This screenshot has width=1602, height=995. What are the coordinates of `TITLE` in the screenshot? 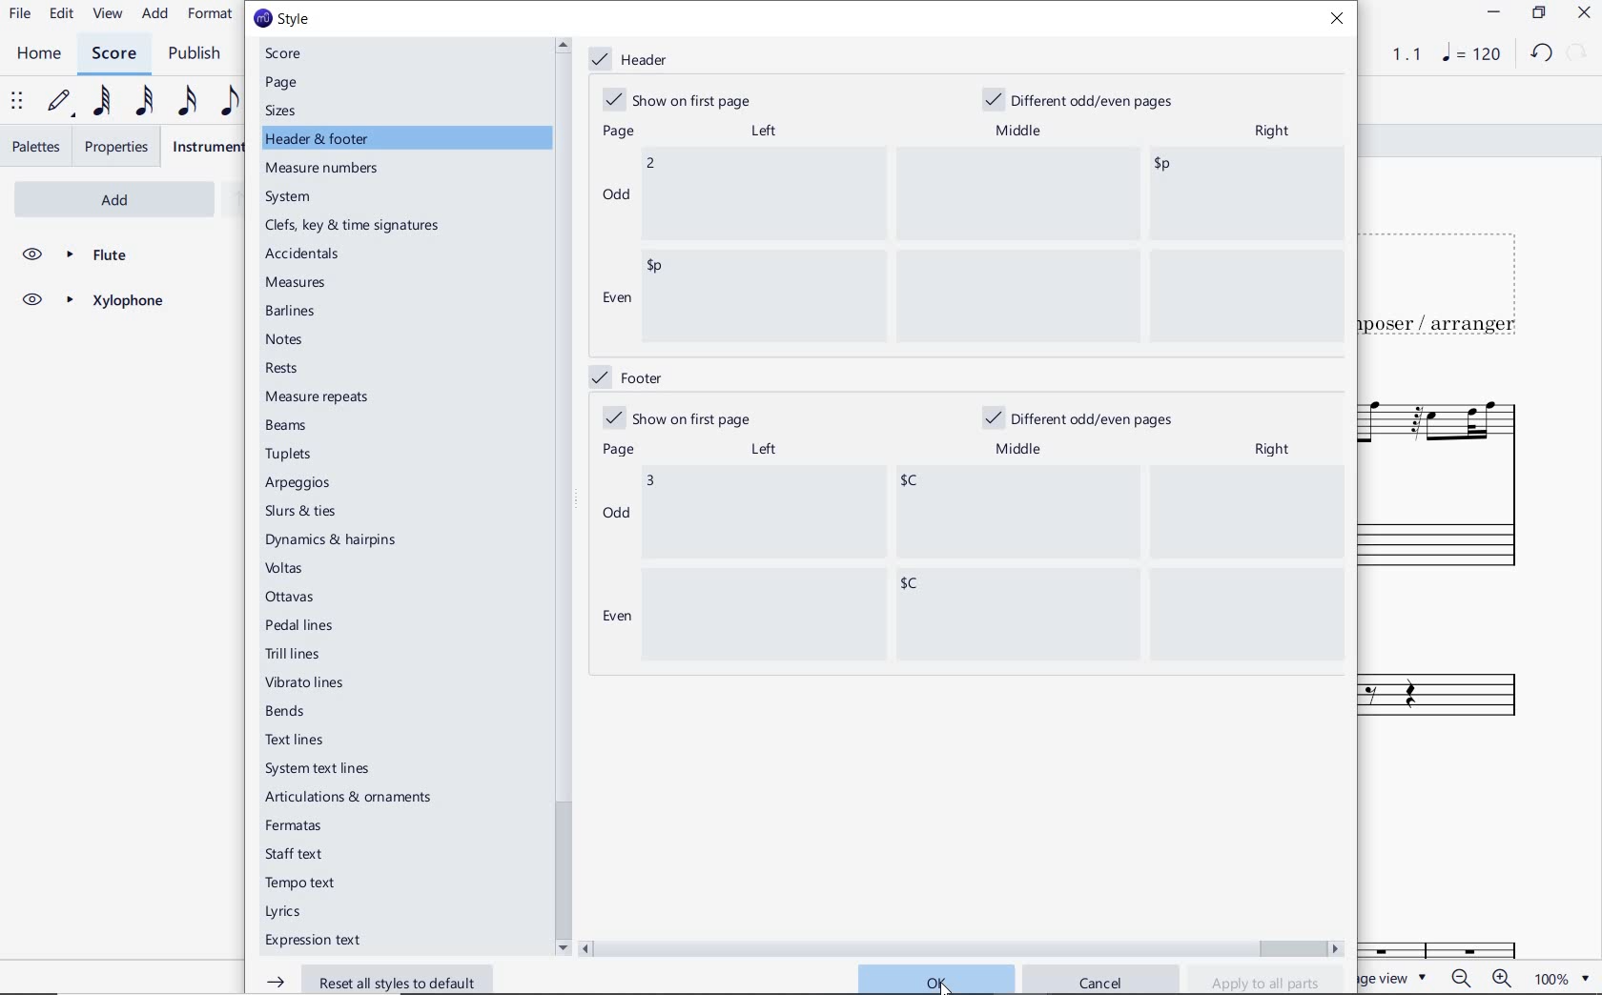 It's located at (1451, 277).